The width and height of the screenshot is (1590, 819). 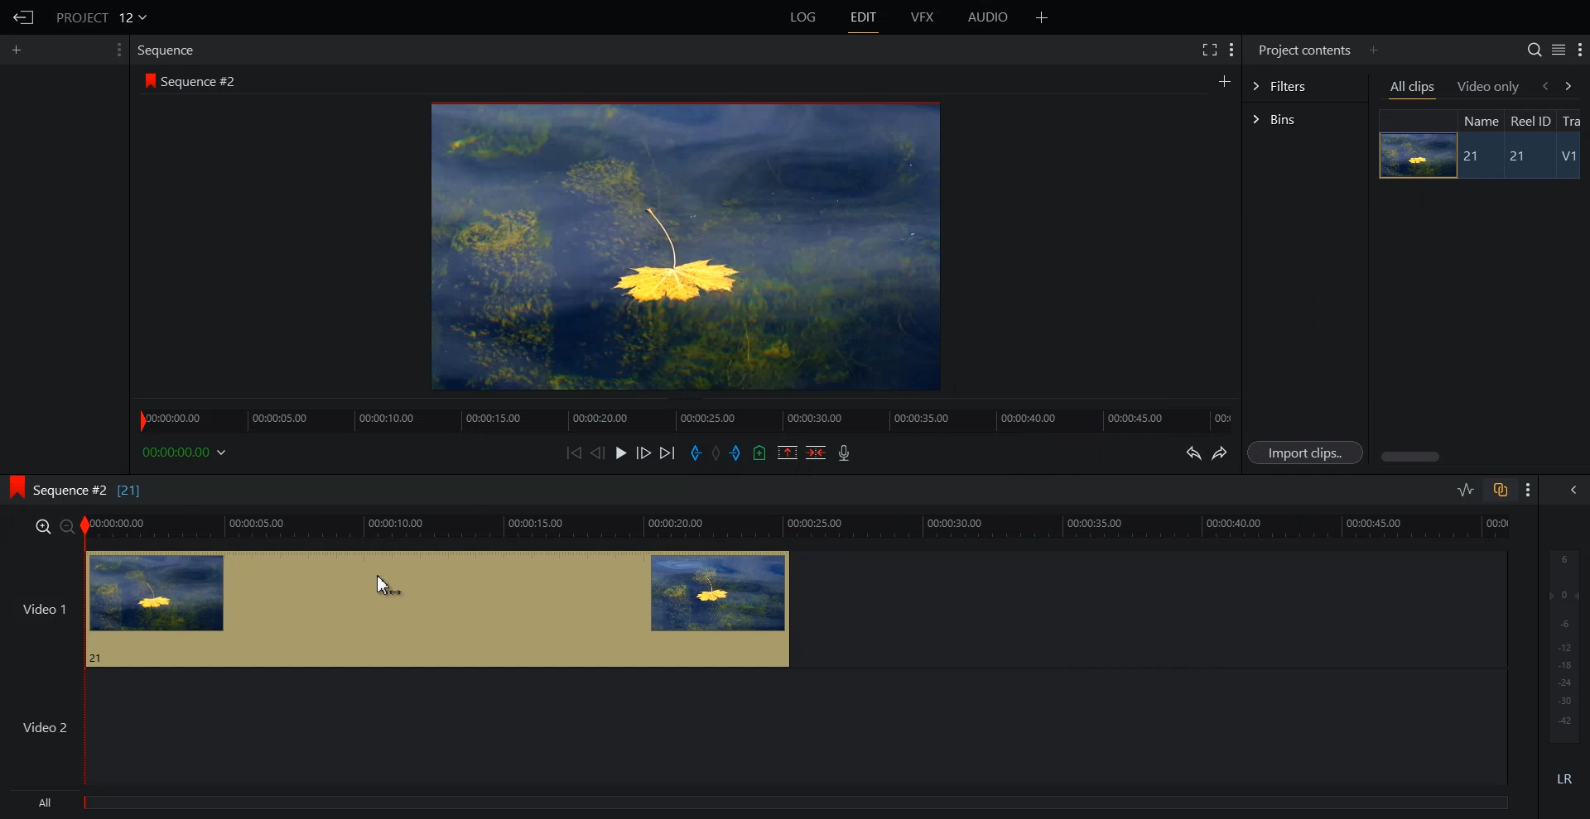 I want to click on Horizontal scroll bar, so click(x=1413, y=457).